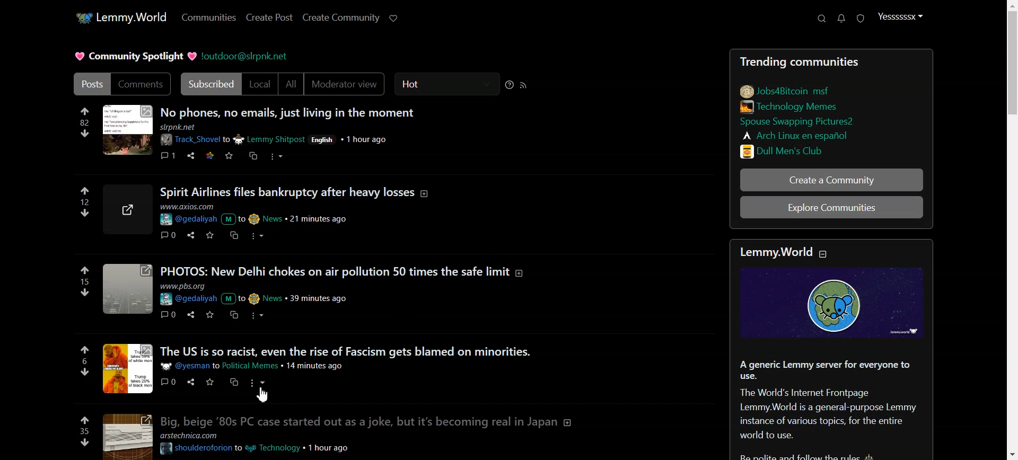  Describe the element at coordinates (133, 56) in the screenshot. I see `Text` at that location.